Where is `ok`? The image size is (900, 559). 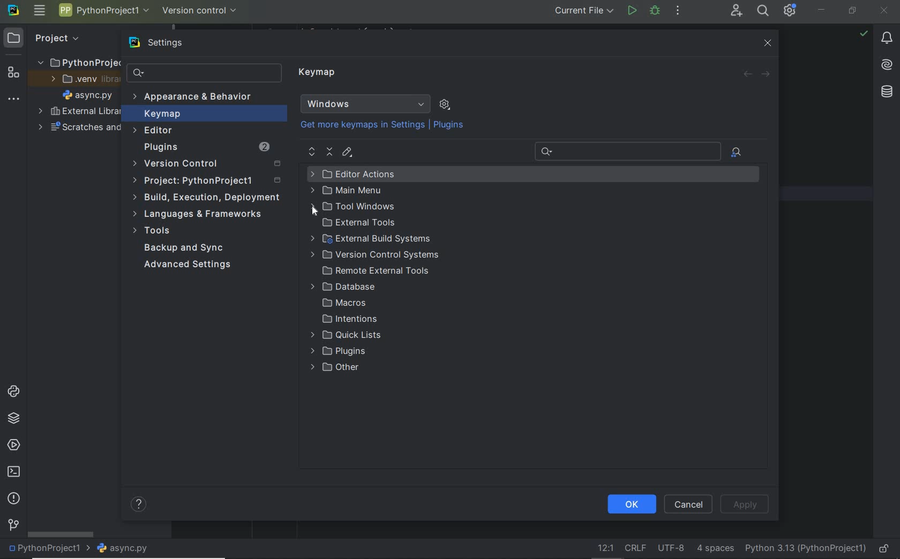 ok is located at coordinates (631, 504).